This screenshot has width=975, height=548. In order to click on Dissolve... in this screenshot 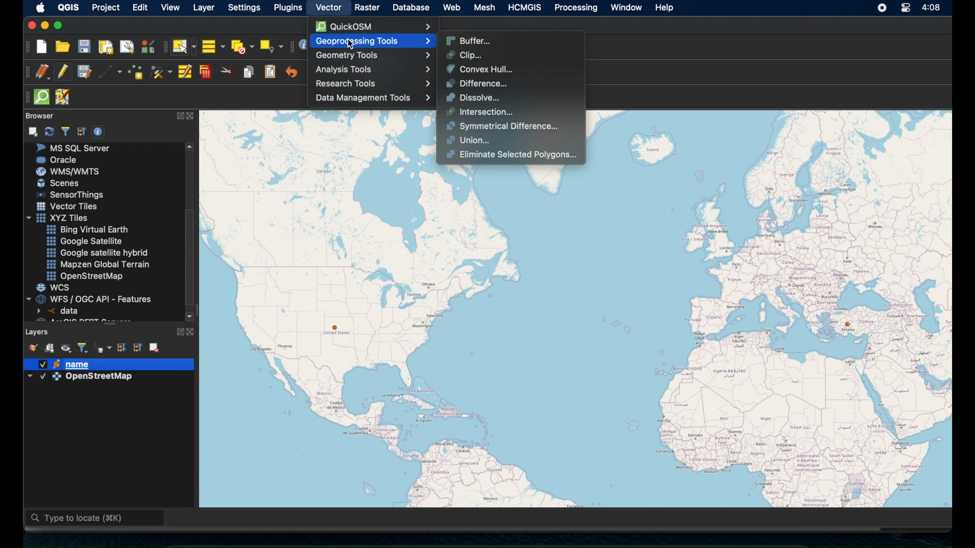, I will do `click(472, 97)`.